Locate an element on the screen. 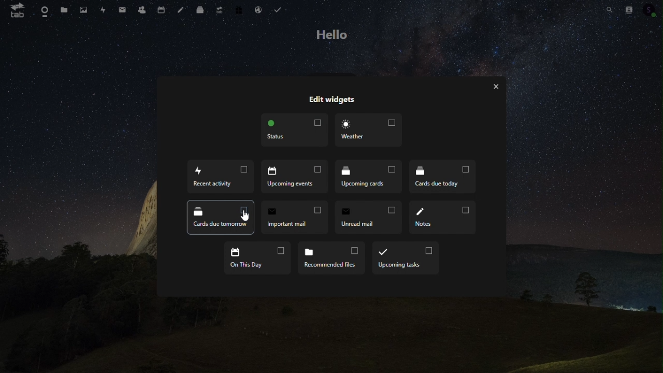 This screenshot has height=373, width=663. cursor is located at coordinates (245, 217).